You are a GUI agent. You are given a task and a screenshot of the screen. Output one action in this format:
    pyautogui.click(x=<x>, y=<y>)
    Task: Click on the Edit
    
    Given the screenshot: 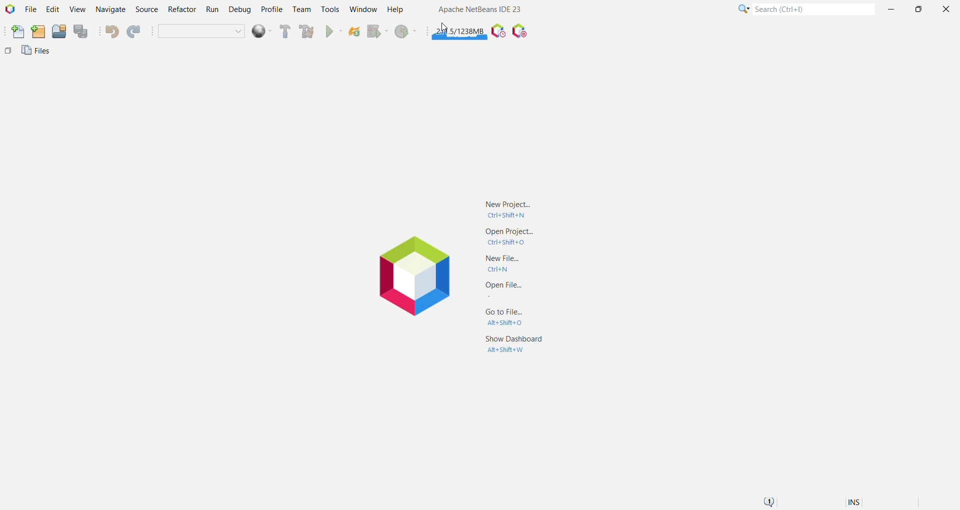 What is the action you would take?
    pyautogui.click(x=52, y=10)
    